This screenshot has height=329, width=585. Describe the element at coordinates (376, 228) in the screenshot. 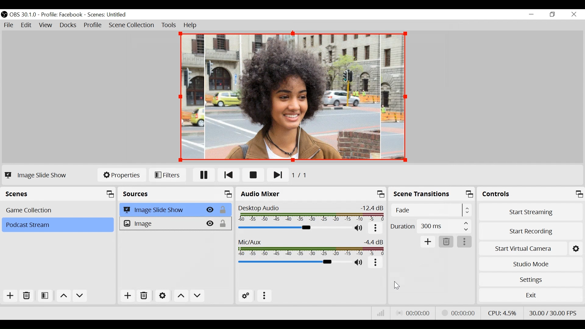

I see `More options` at that location.